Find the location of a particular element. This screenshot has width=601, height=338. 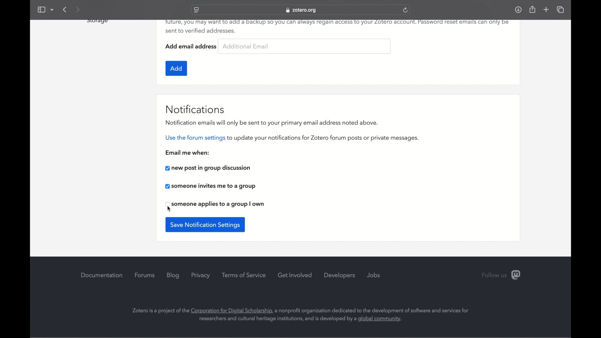

new post in group discussion is located at coordinates (207, 168).